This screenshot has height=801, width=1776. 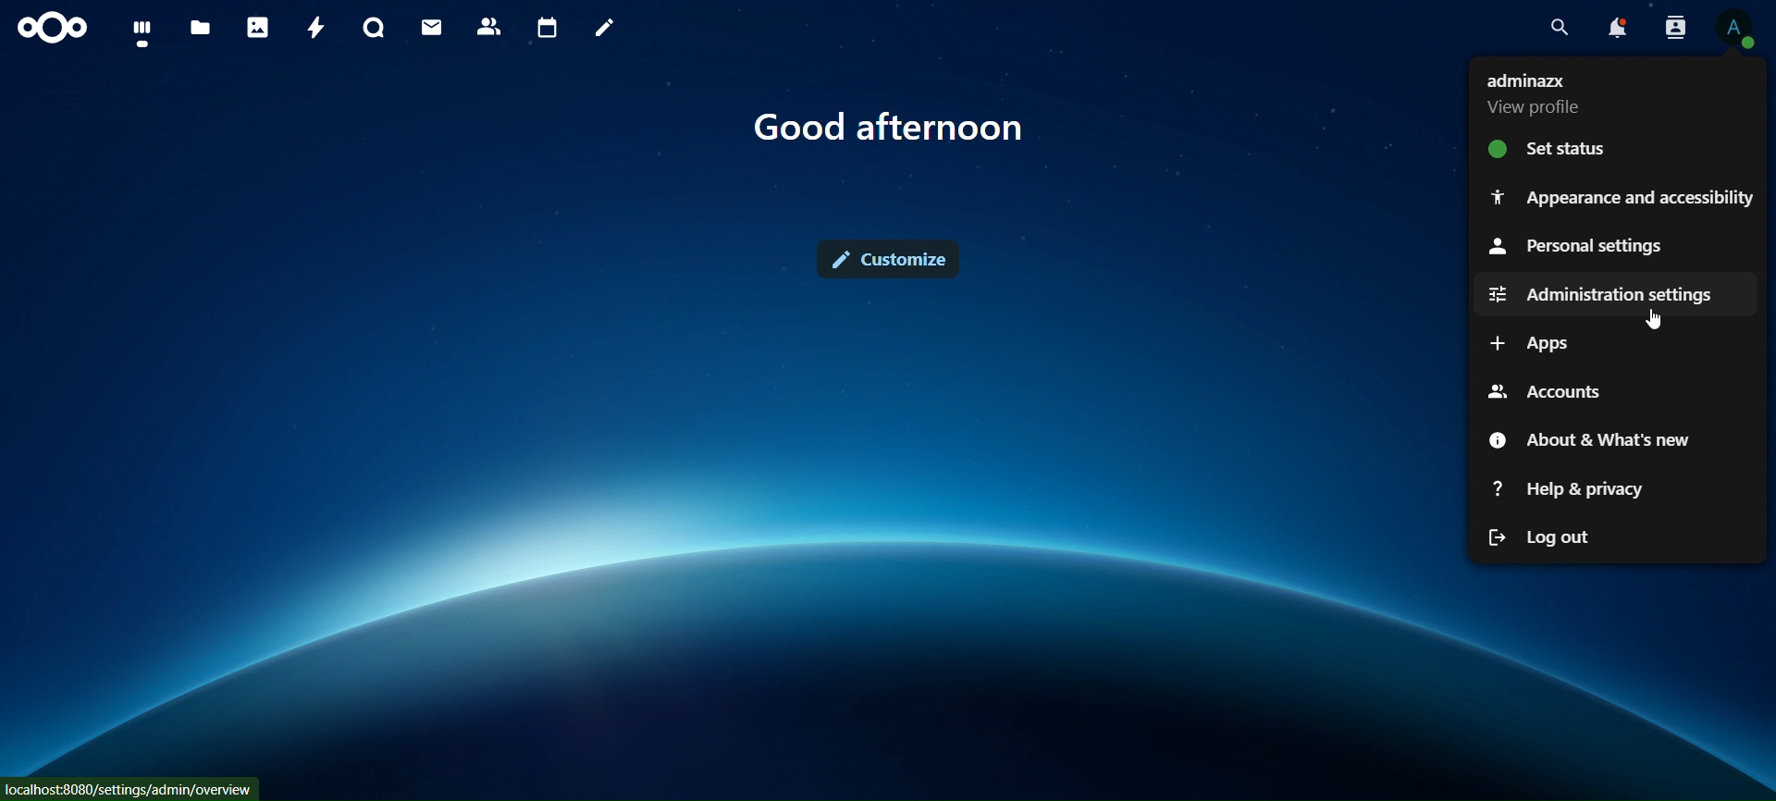 What do you see at coordinates (1558, 151) in the screenshot?
I see `set status` at bounding box center [1558, 151].